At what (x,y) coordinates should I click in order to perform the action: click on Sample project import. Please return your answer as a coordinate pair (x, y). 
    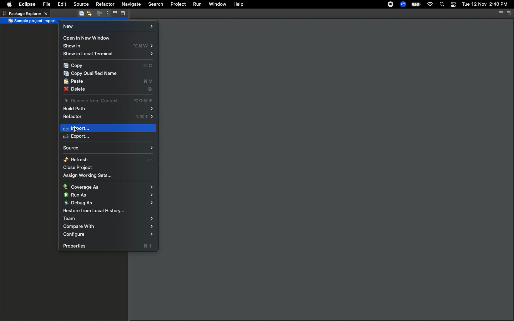
    Looking at the image, I should click on (32, 21).